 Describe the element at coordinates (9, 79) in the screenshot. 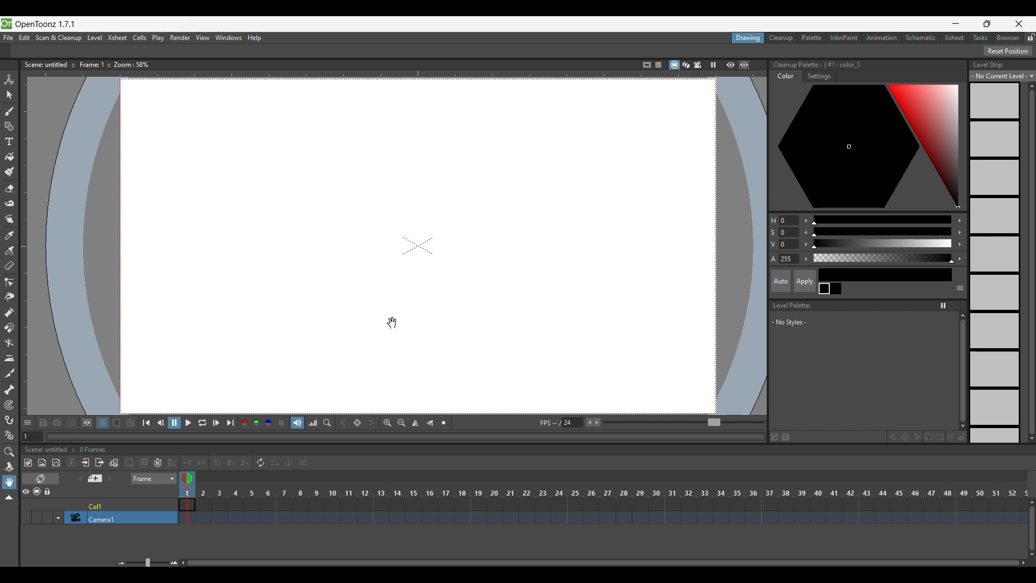

I see `Animate tool` at that location.